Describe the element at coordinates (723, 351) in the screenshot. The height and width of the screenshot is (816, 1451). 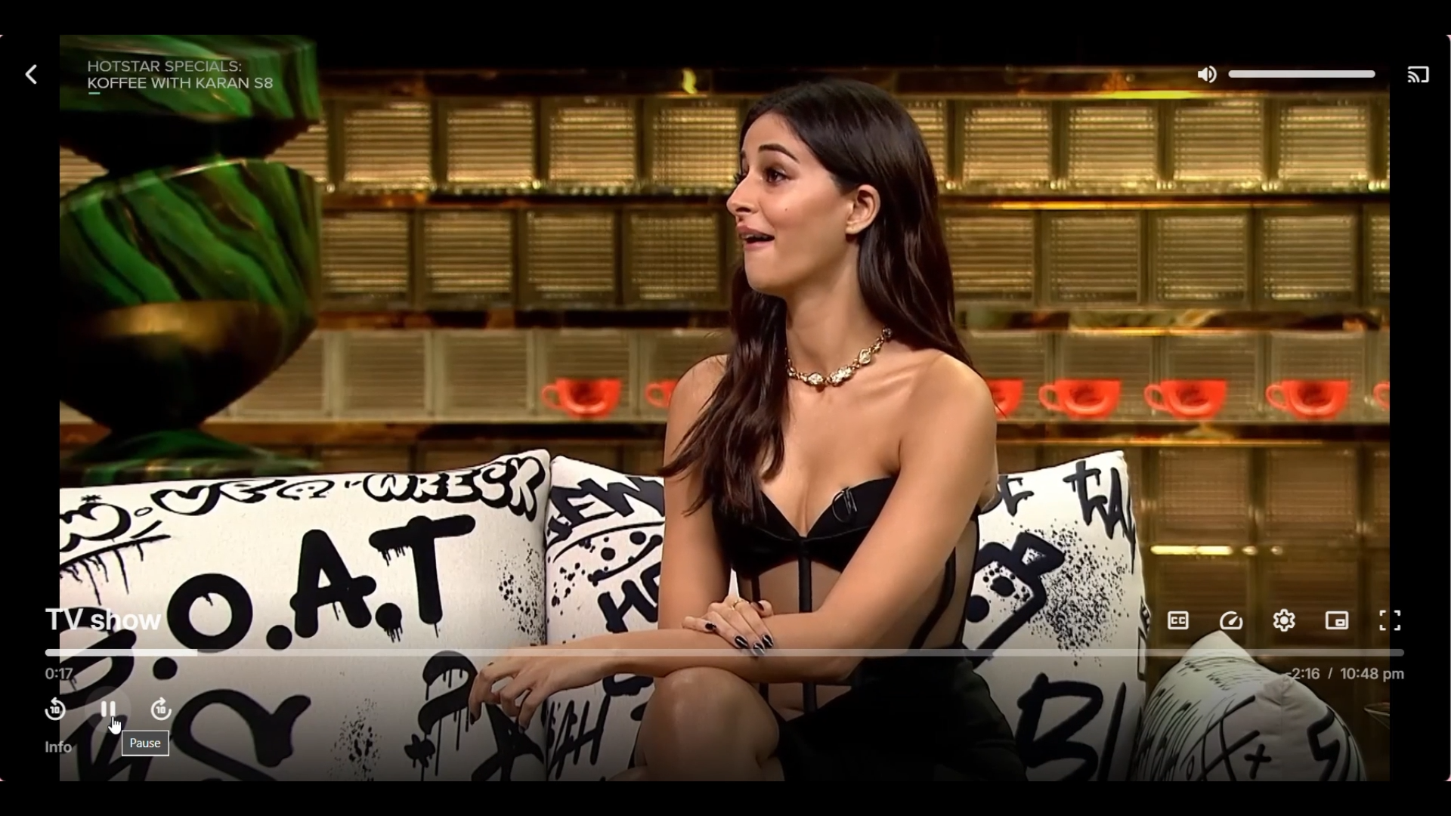
I see `Video space` at that location.